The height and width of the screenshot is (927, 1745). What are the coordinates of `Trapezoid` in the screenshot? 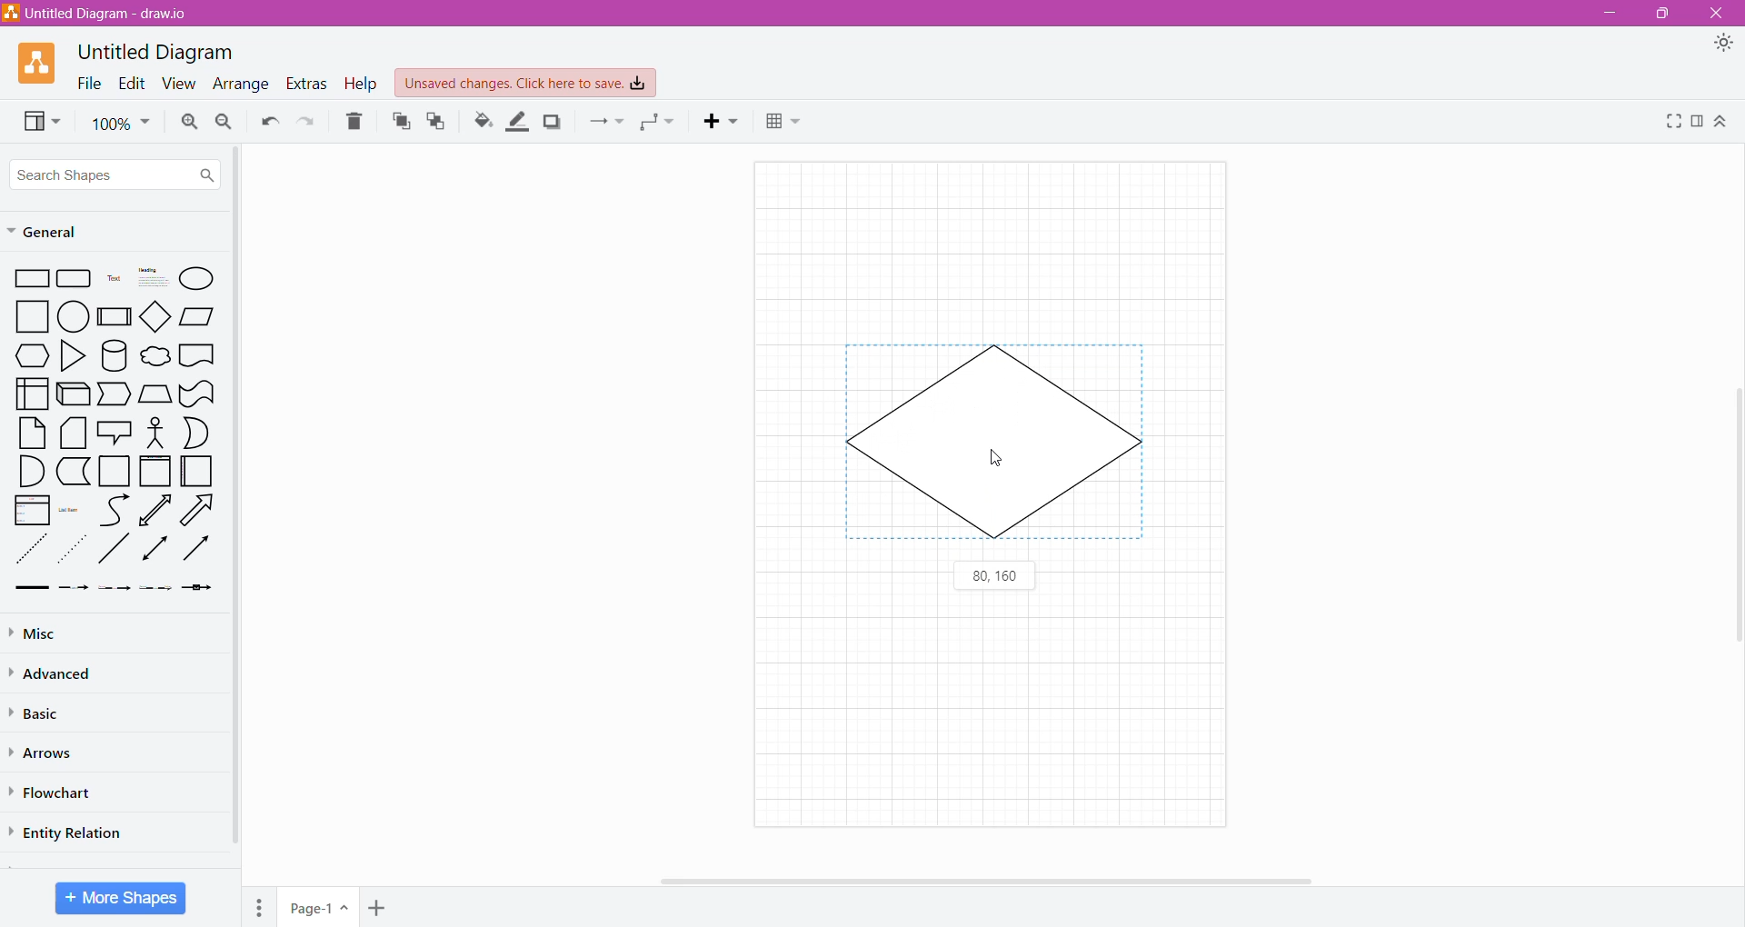 It's located at (155, 394).